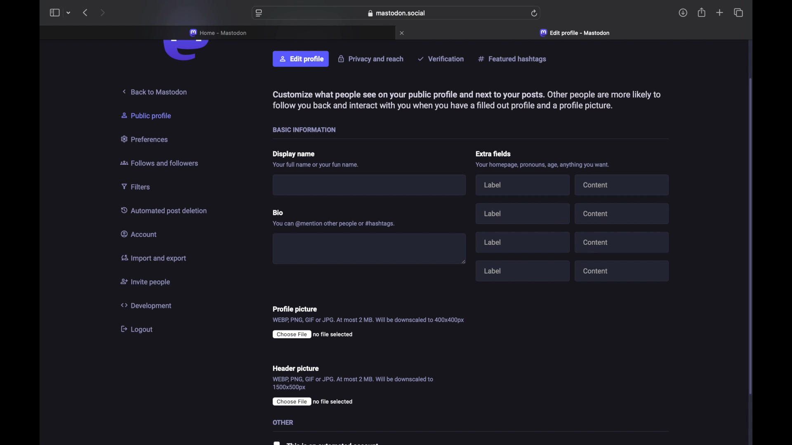  What do you see at coordinates (524, 185) in the screenshot?
I see `label` at bounding box center [524, 185].